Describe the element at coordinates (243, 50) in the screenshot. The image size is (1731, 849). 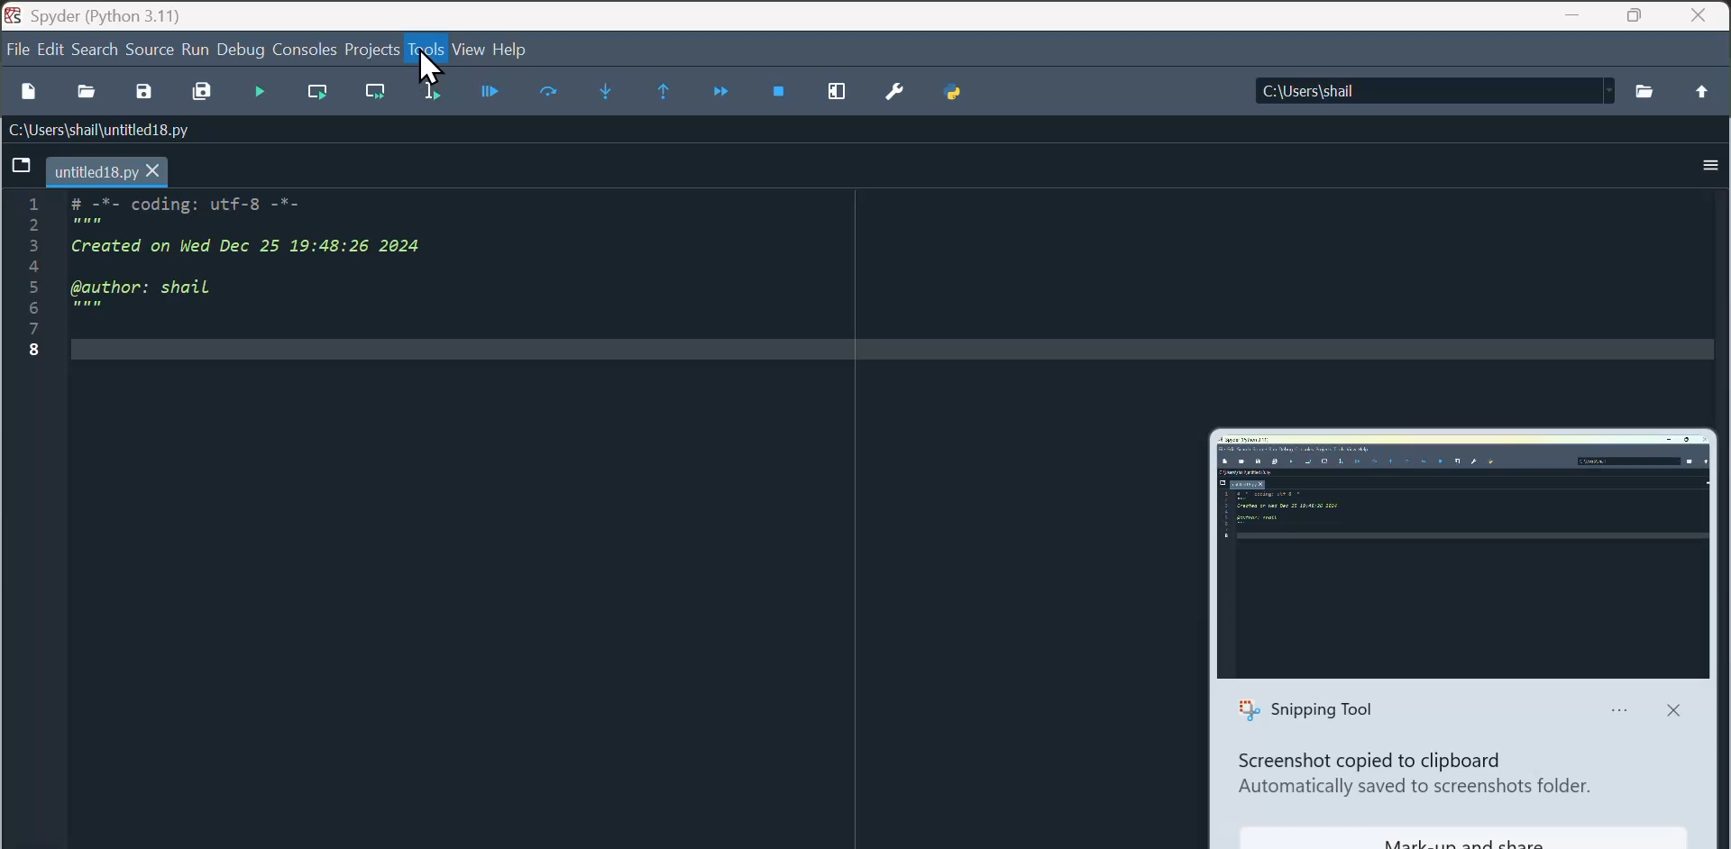
I see `Debug` at that location.